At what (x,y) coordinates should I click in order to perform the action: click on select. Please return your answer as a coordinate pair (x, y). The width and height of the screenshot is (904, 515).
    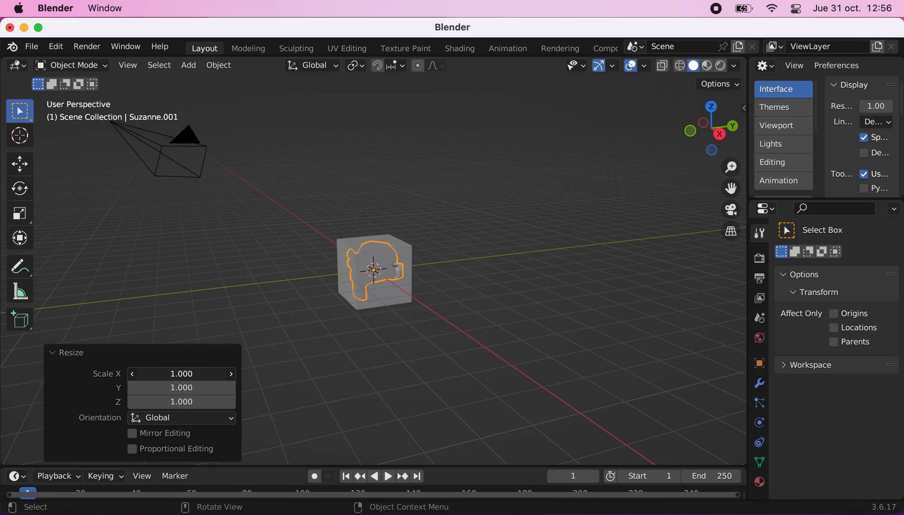
    Looking at the image, I should click on (36, 508).